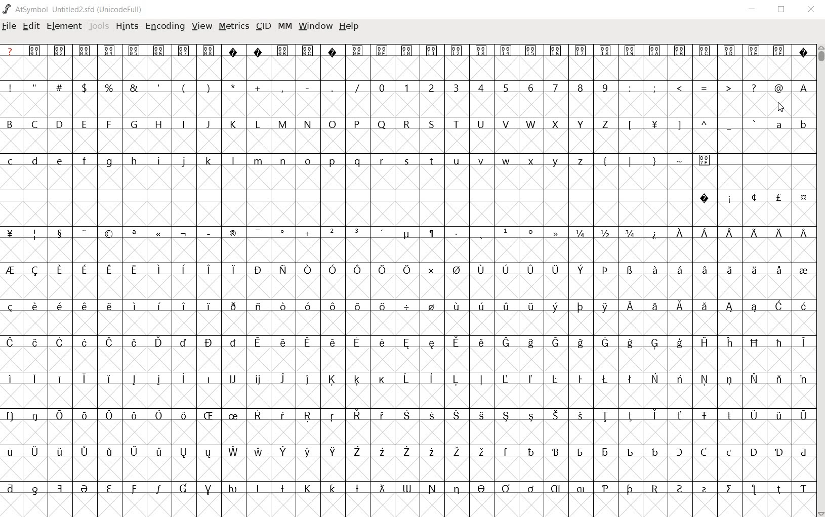 The width and height of the screenshot is (825, 517). I want to click on VIEW, so click(202, 28).